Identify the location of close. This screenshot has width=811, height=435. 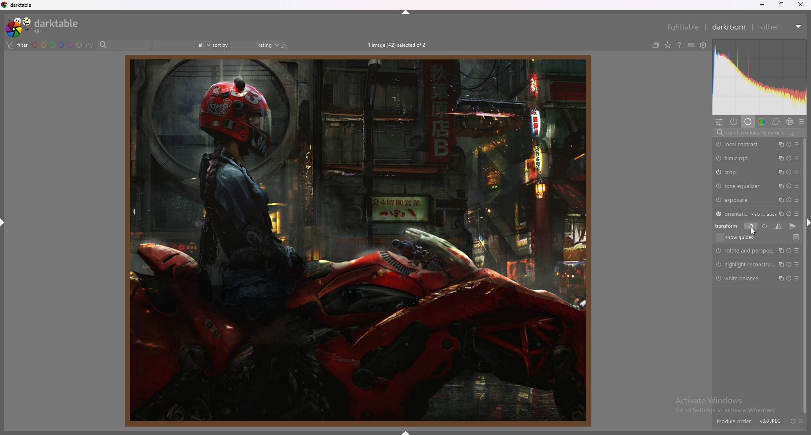
(800, 5).